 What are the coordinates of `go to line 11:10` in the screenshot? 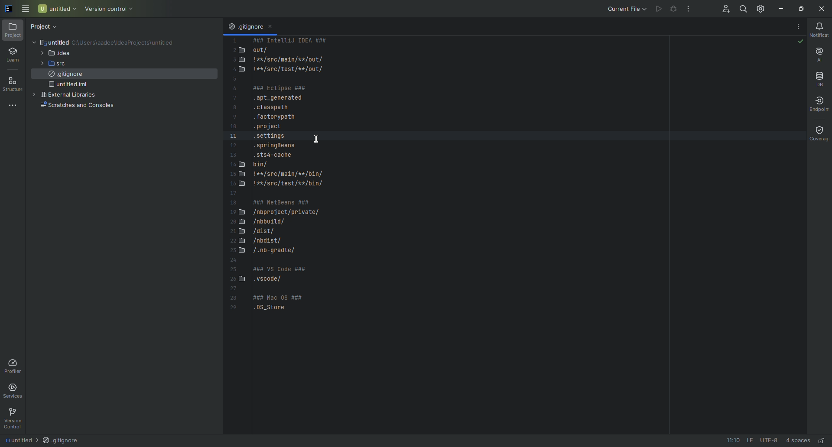 It's located at (729, 441).